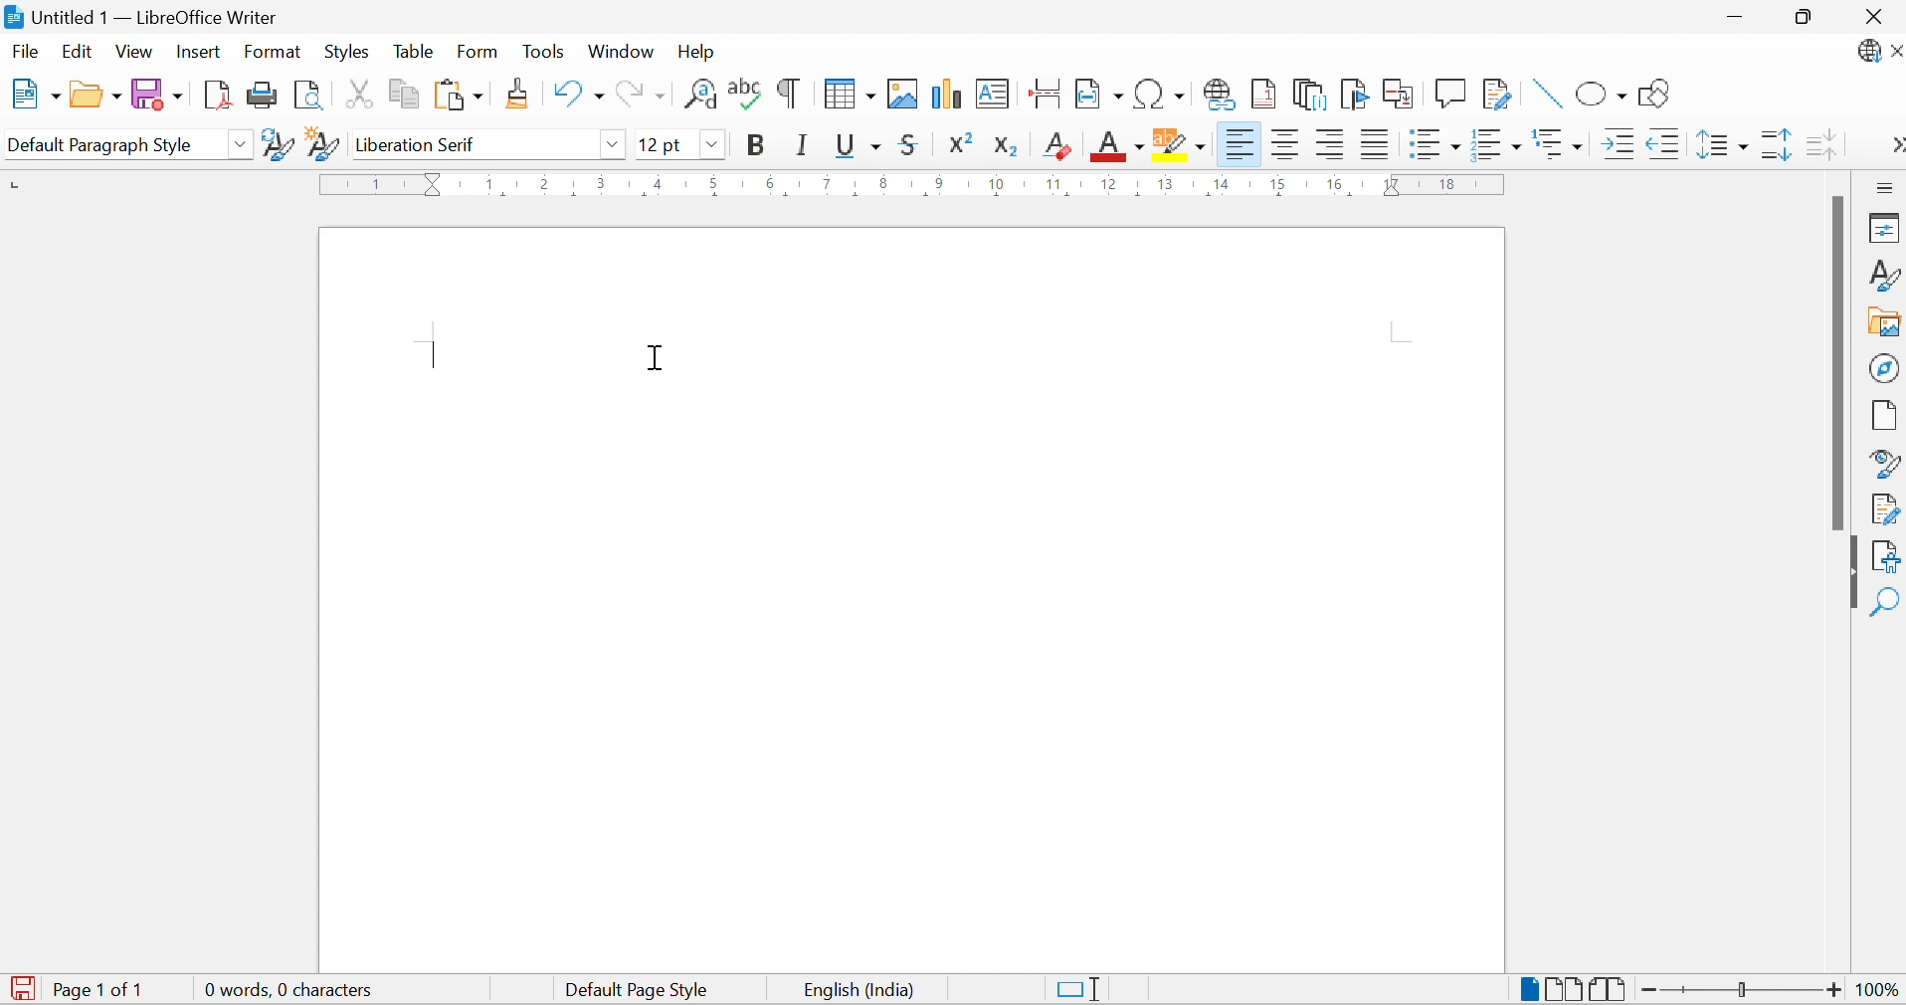  What do you see at coordinates (214, 94) in the screenshot?
I see `Export as PDF` at bounding box center [214, 94].